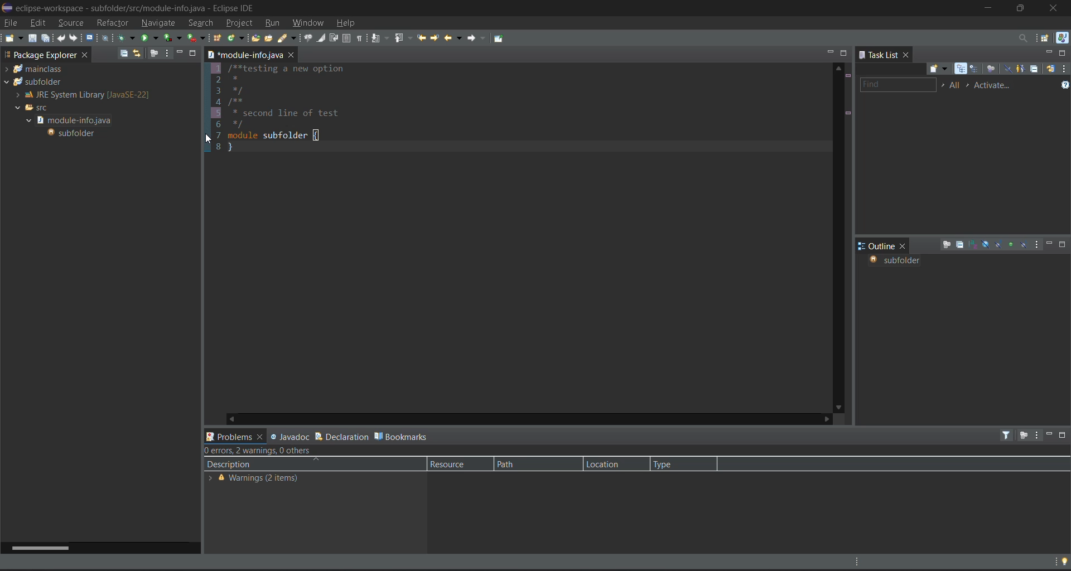 This screenshot has height=571, width=1071. Describe the element at coordinates (947, 245) in the screenshot. I see `focus on active task` at that location.